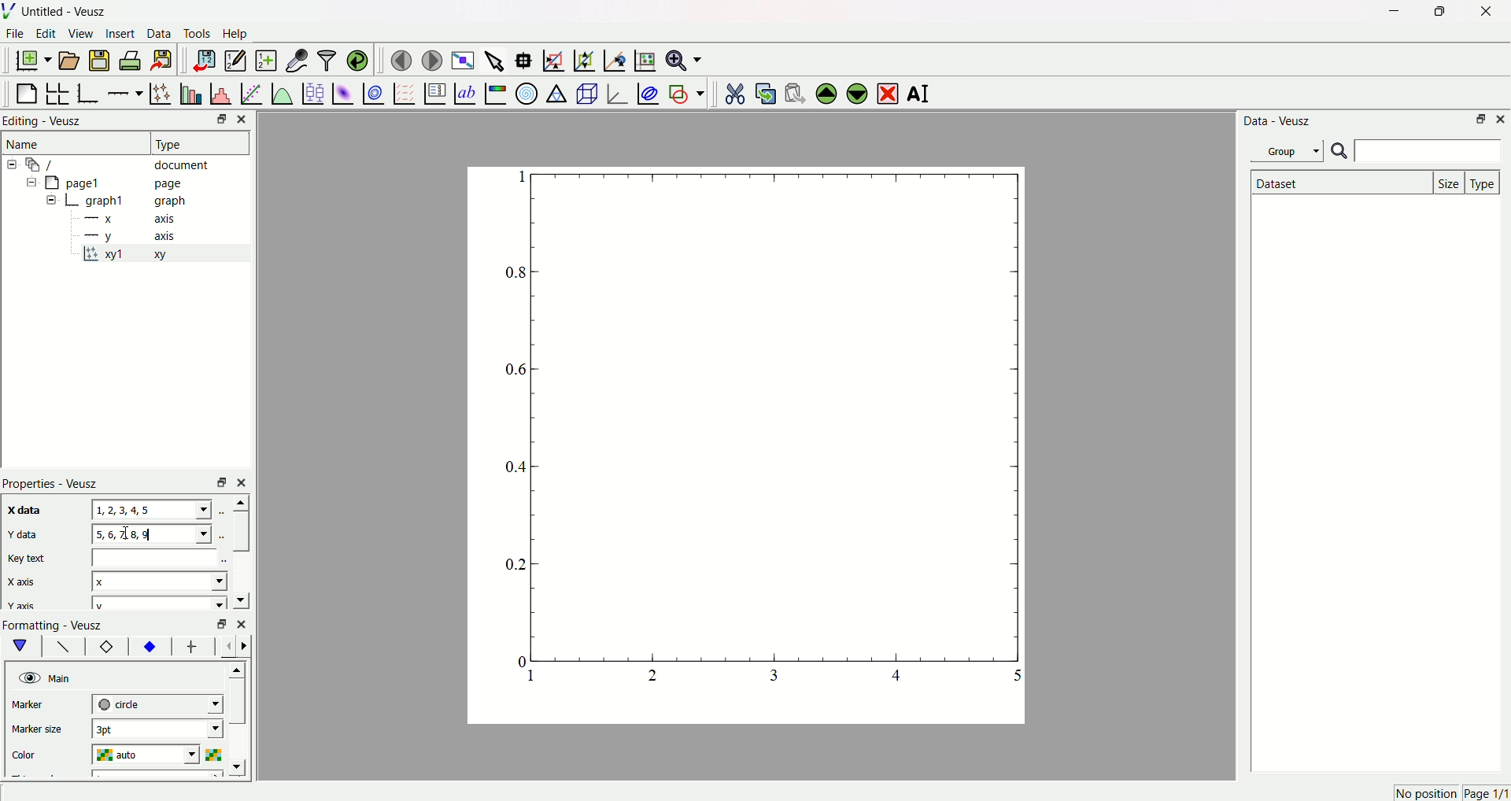  Describe the element at coordinates (1416, 152) in the screenshot. I see `Searchbar` at that location.